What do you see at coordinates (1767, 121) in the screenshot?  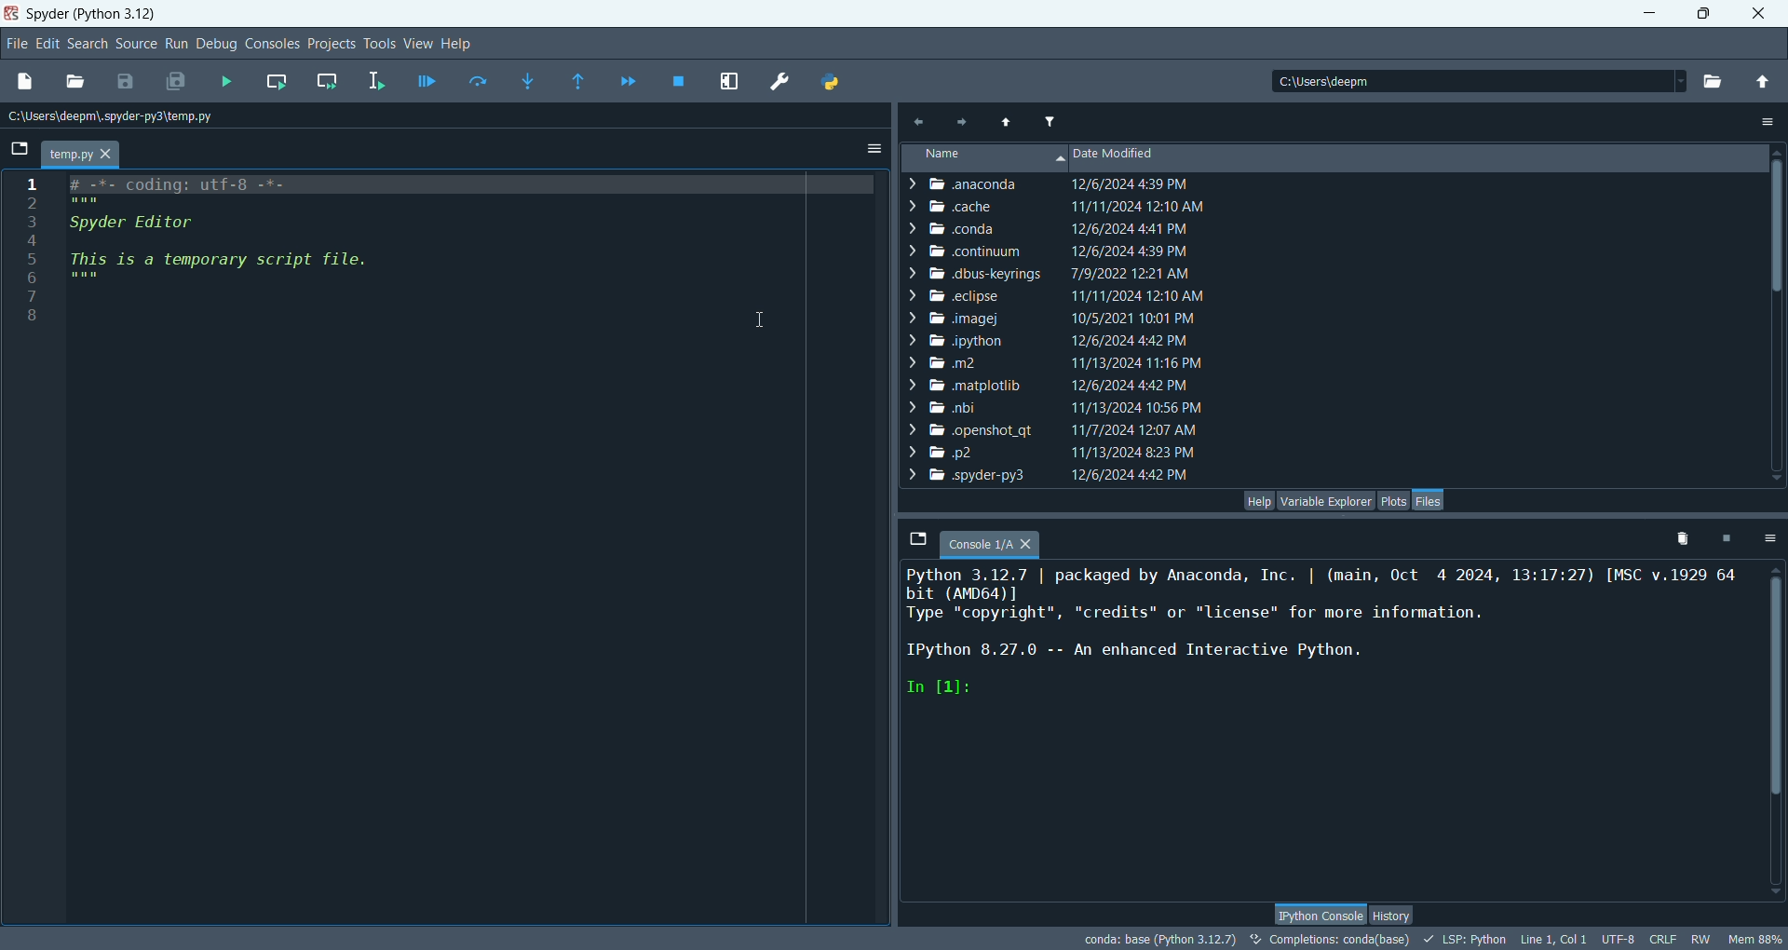 I see `options` at bounding box center [1767, 121].